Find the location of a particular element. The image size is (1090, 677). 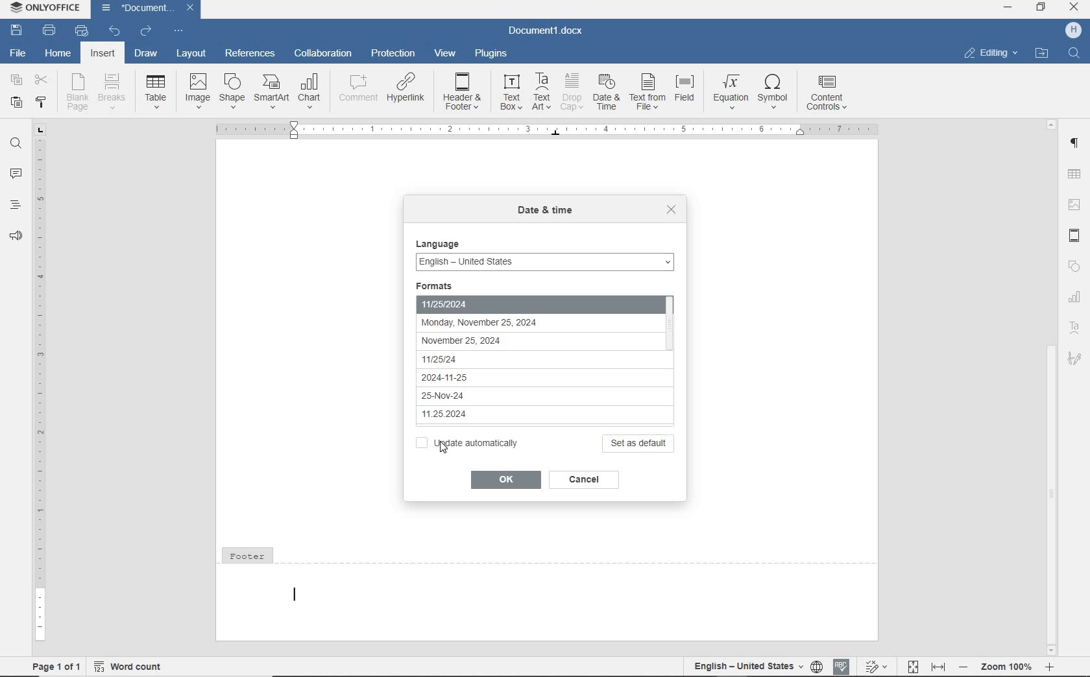

view is located at coordinates (445, 52).